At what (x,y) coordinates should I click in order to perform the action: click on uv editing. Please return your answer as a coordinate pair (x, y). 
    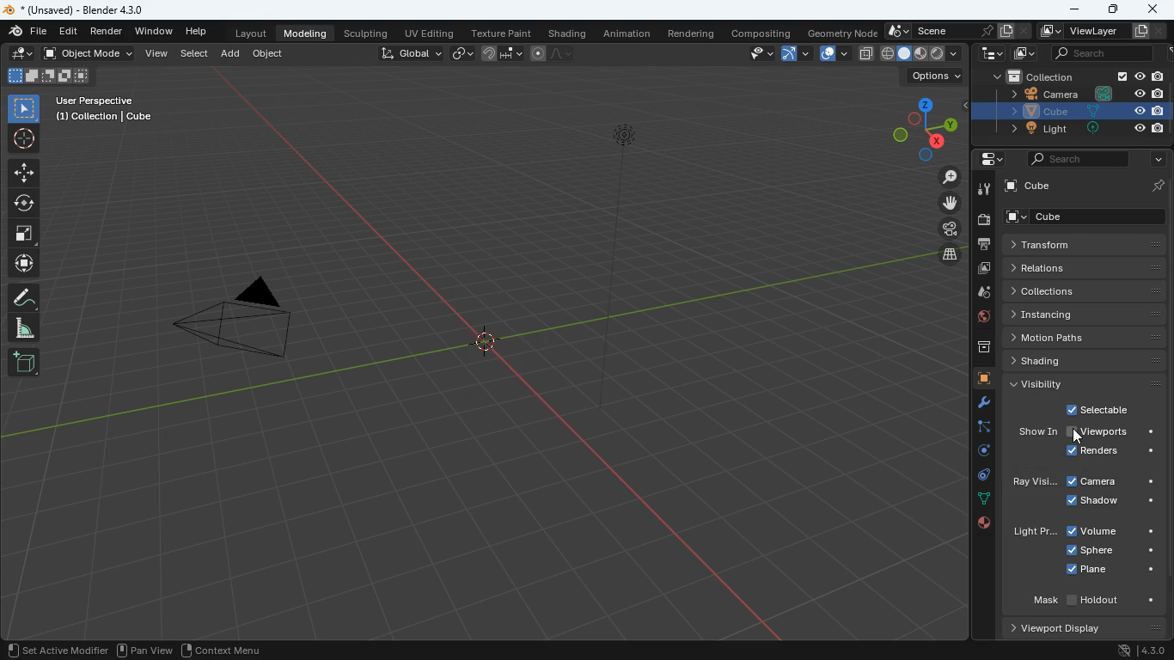
    Looking at the image, I should click on (430, 33).